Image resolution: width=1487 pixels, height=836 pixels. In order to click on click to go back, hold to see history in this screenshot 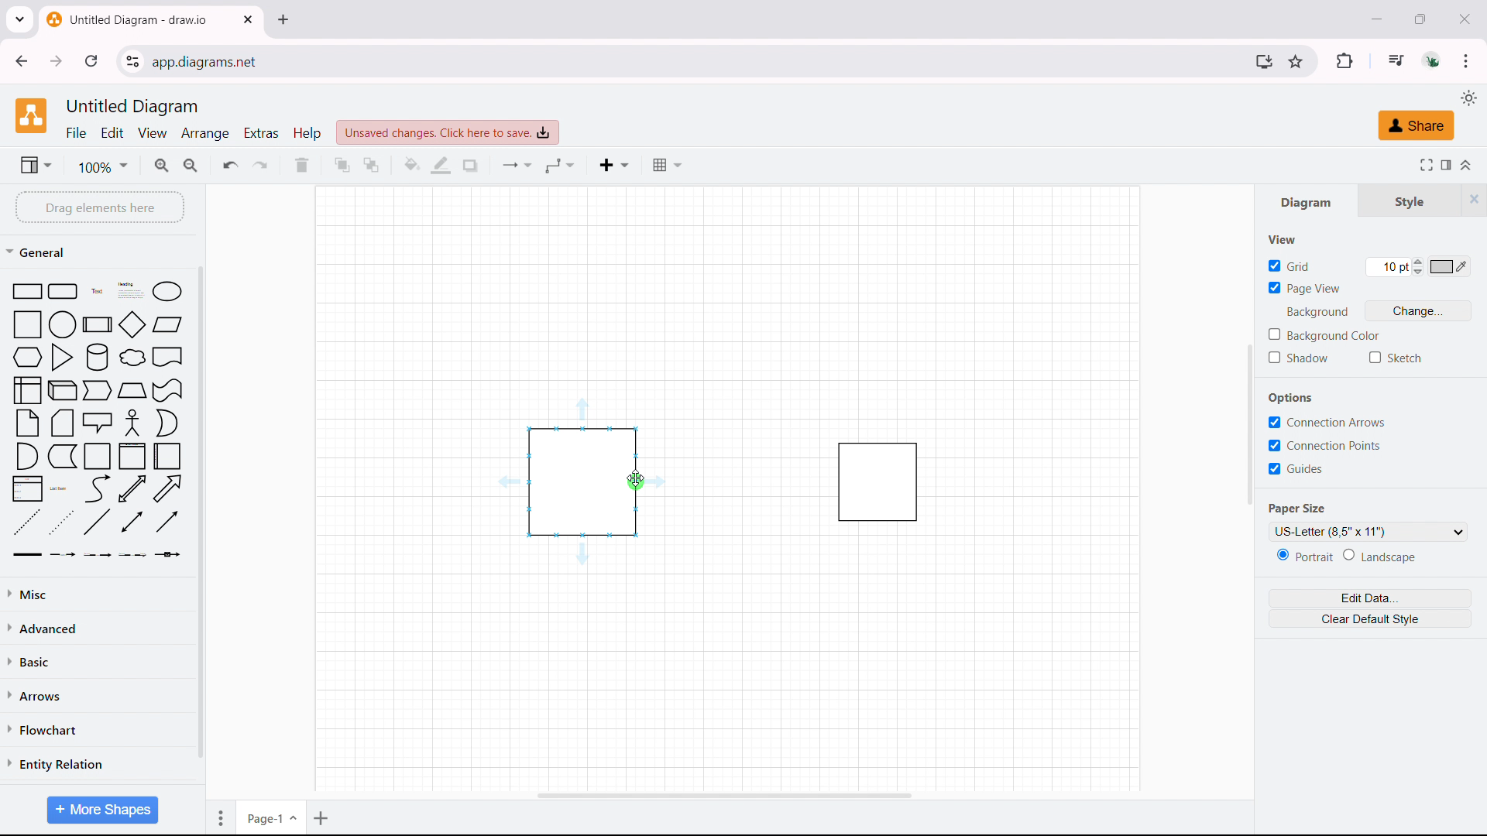, I will do `click(20, 60)`.